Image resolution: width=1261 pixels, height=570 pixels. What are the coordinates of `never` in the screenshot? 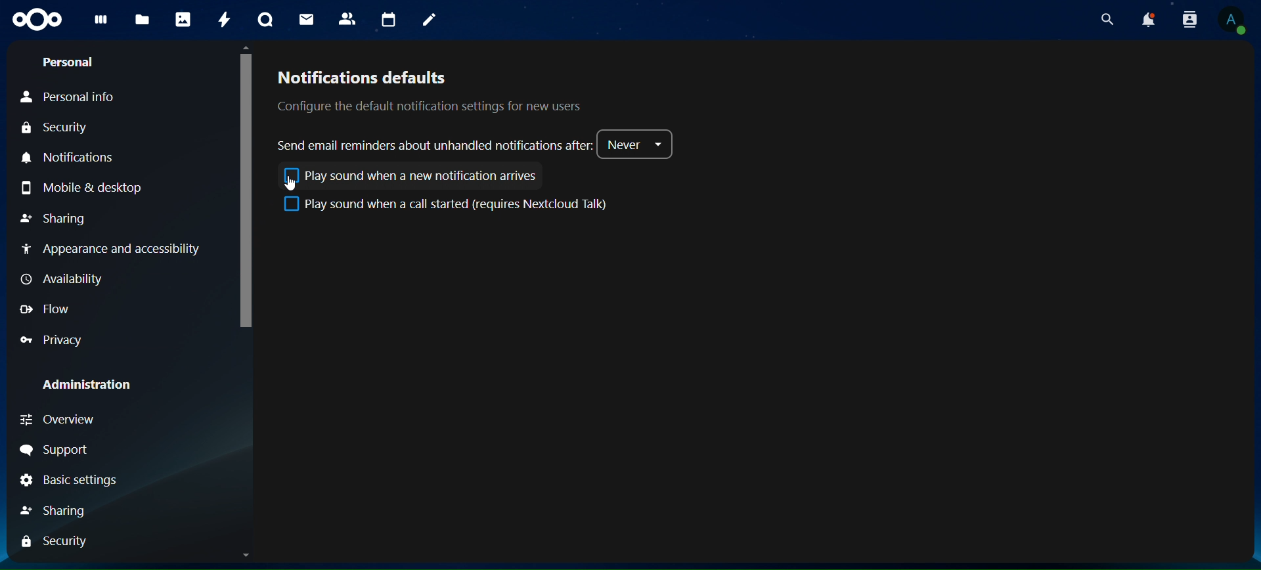 It's located at (638, 144).